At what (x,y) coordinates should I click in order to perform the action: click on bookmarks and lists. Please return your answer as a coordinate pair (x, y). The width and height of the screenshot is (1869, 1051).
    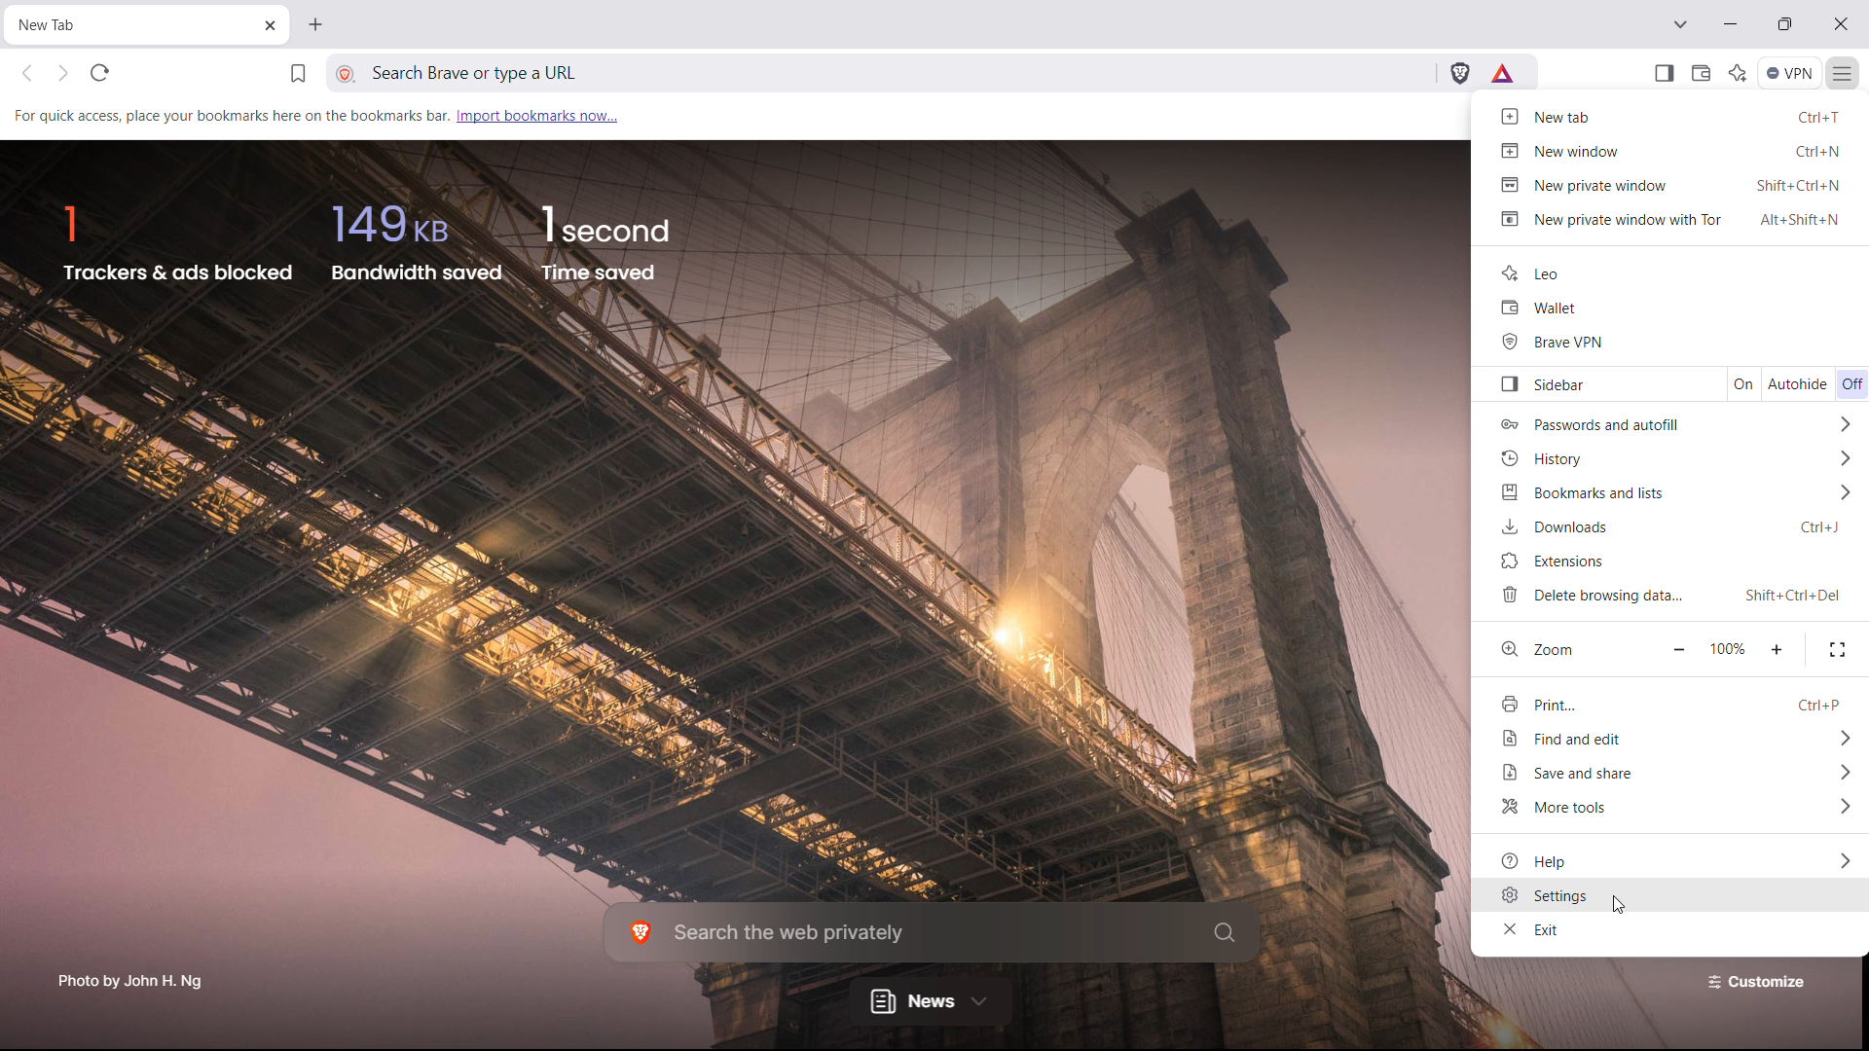
    Looking at the image, I should click on (1674, 490).